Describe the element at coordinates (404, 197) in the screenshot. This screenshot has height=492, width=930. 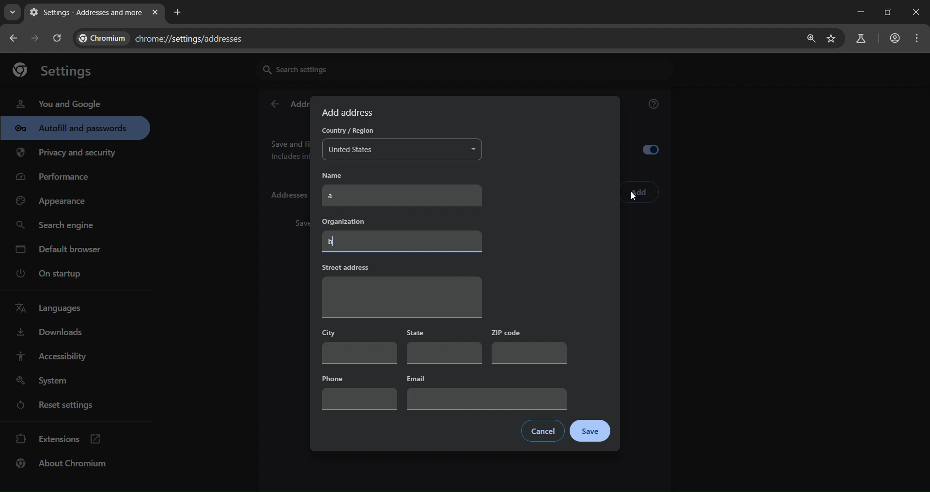
I see `a` at that location.